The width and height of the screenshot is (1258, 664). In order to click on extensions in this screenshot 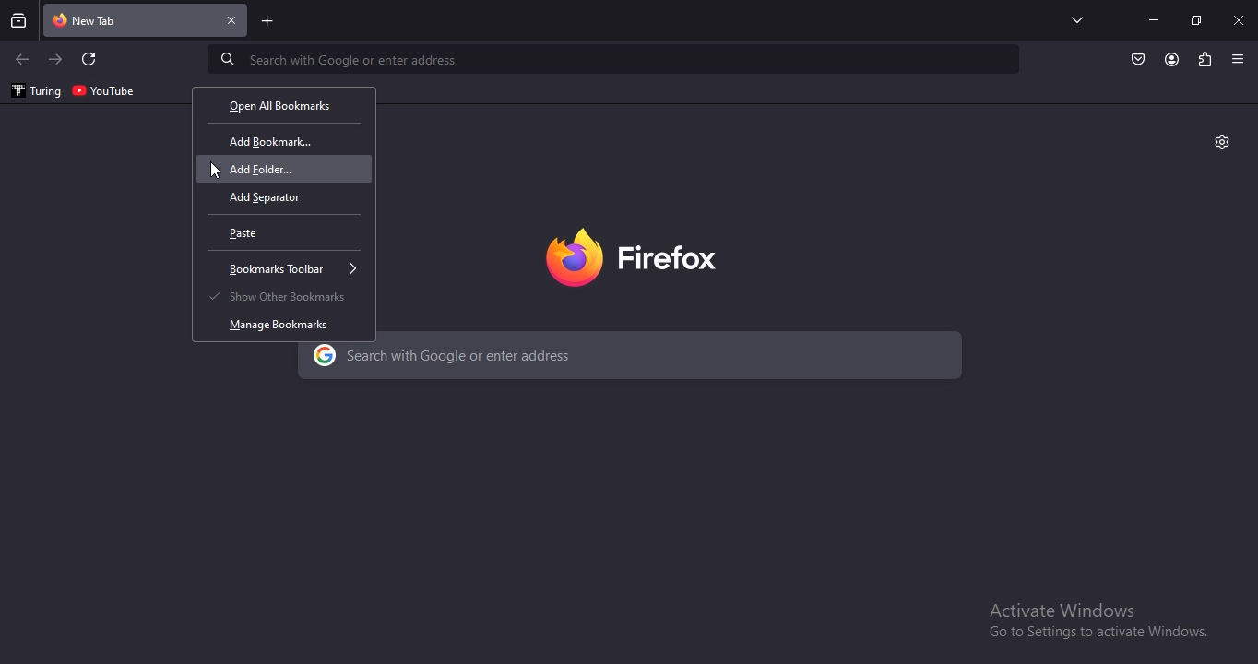, I will do `click(1205, 60)`.